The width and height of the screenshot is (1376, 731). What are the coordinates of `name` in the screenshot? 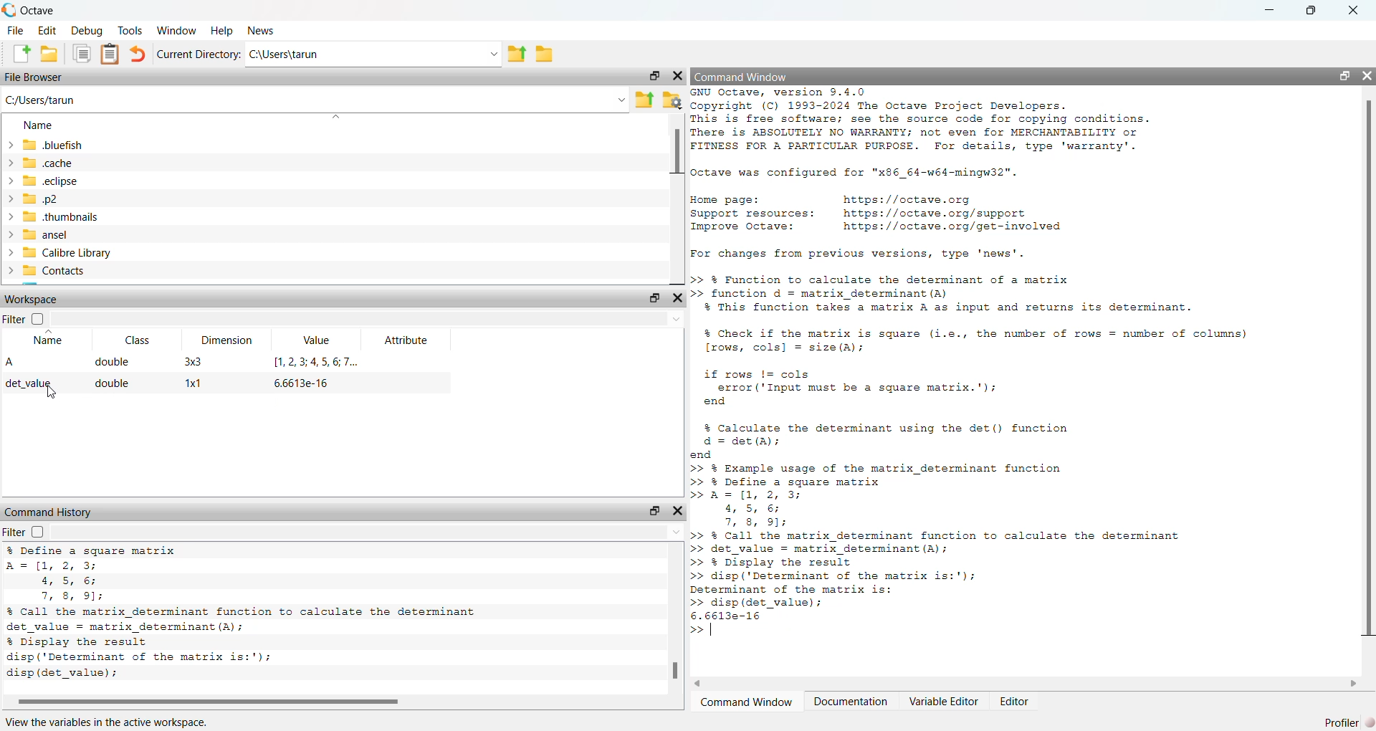 It's located at (46, 340).